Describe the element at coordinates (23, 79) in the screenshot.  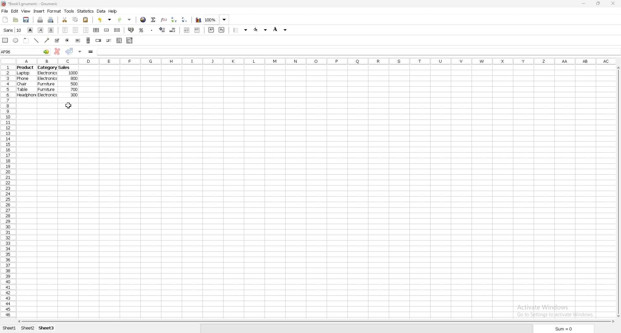
I see `phone` at that location.